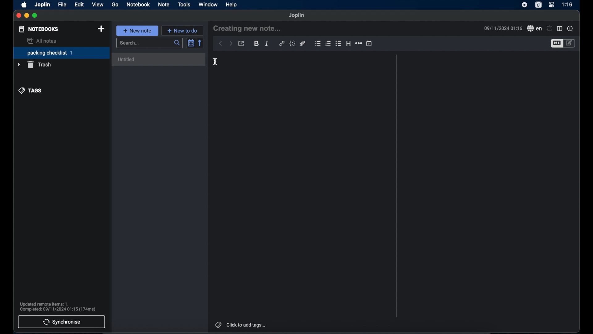 The image size is (593, 334). I want to click on new notebook, so click(101, 29).